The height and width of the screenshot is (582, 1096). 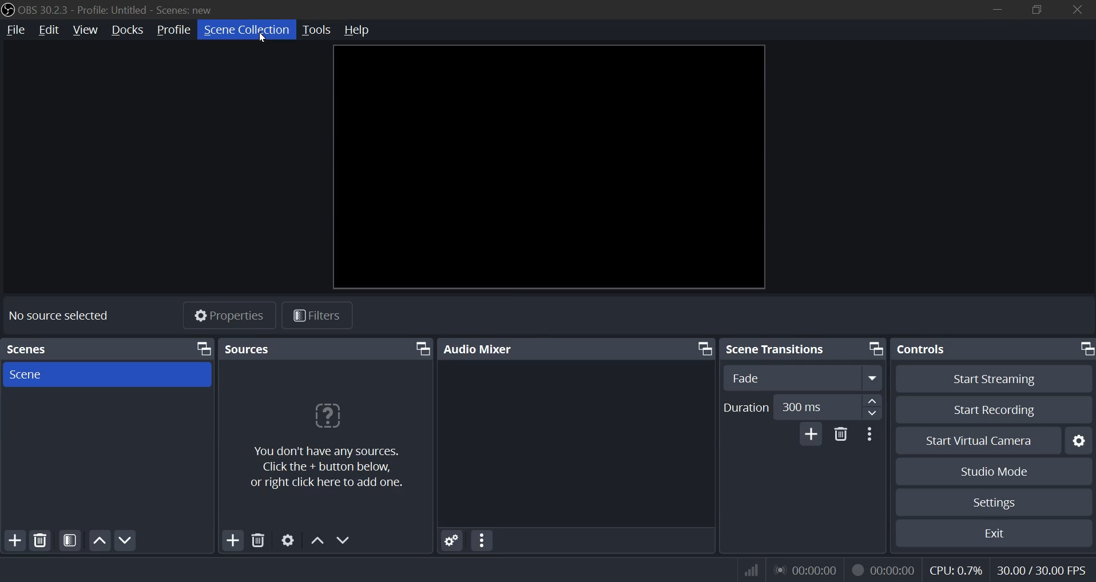 I want to click on You don't have any sources.
Click the + button below,
or right click here to add one., so click(x=328, y=467).